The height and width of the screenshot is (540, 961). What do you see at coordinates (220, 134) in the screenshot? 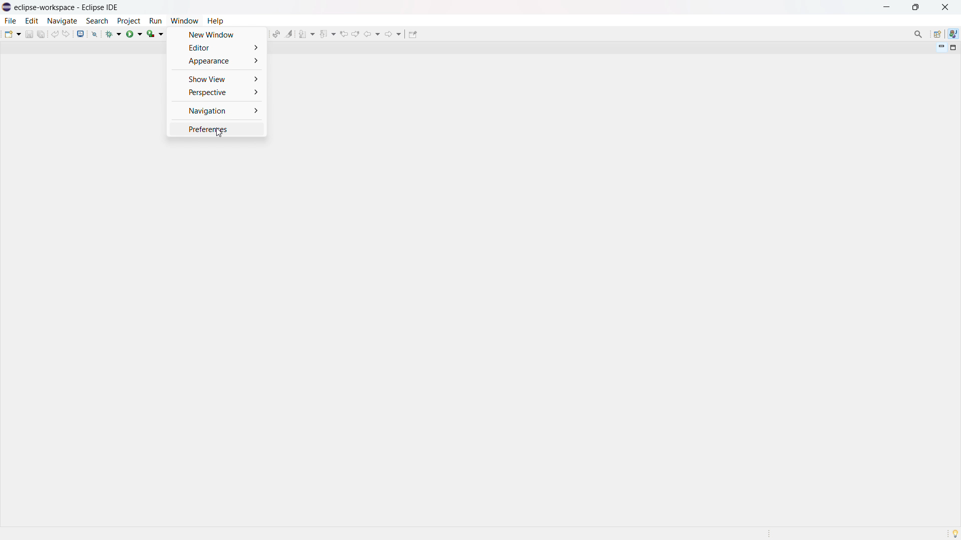
I see `cursor` at bounding box center [220, 134].